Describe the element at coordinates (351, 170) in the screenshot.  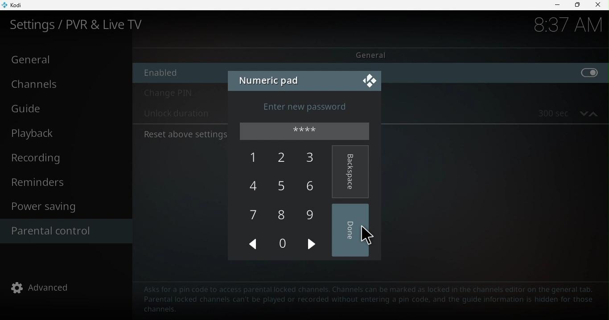
I see `Backspace` at that location.